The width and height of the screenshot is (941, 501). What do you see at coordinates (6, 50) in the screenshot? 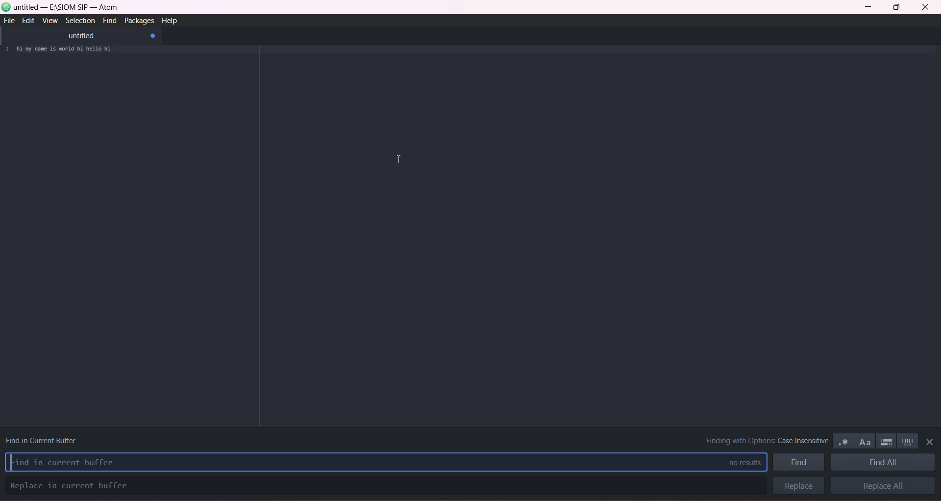
I see `1` at bounding box center [6, 50].